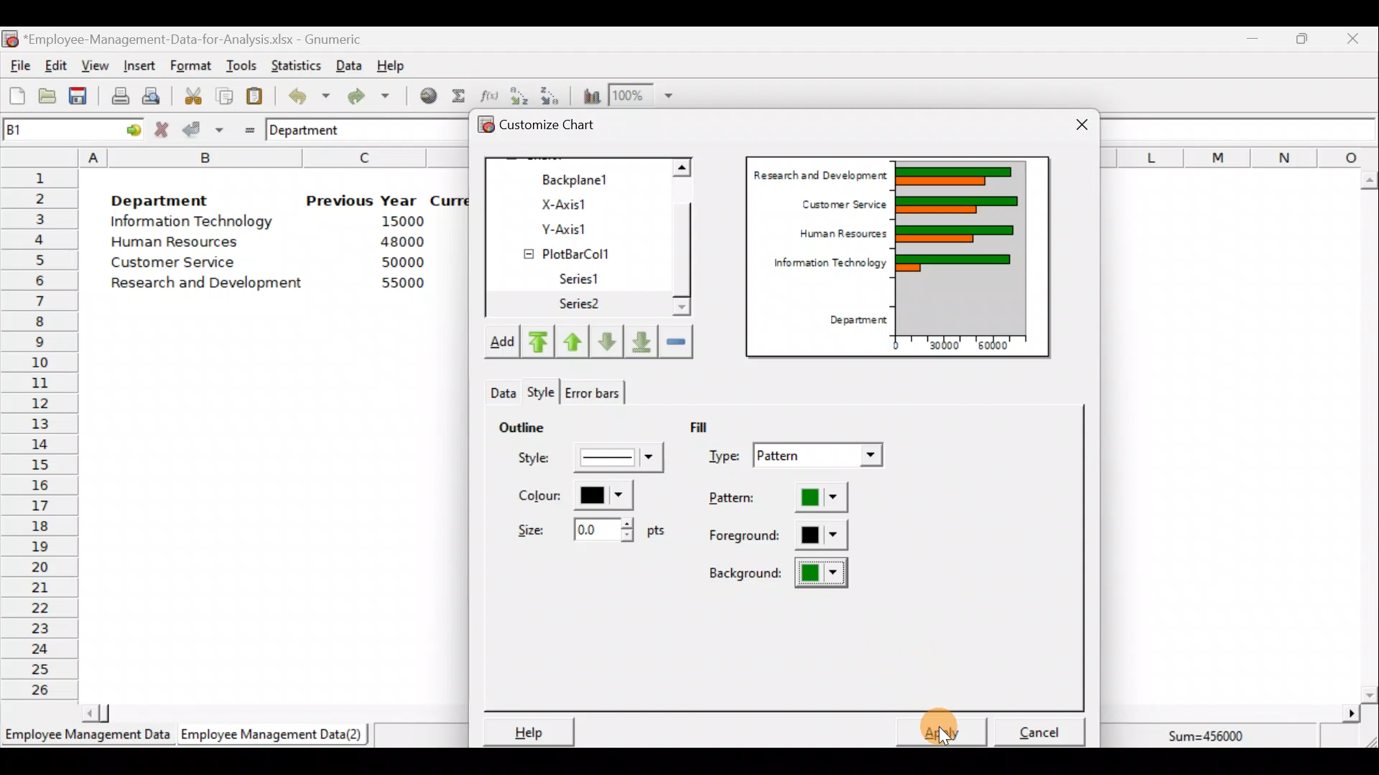  Describe the element at coordinates (572, 495) in the screenshot. I see `Color` at that location.